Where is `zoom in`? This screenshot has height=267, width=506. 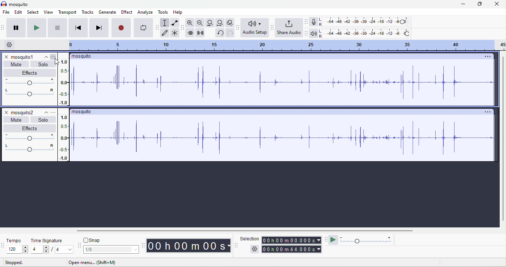 zoom in is located at coordinates (190, 23).